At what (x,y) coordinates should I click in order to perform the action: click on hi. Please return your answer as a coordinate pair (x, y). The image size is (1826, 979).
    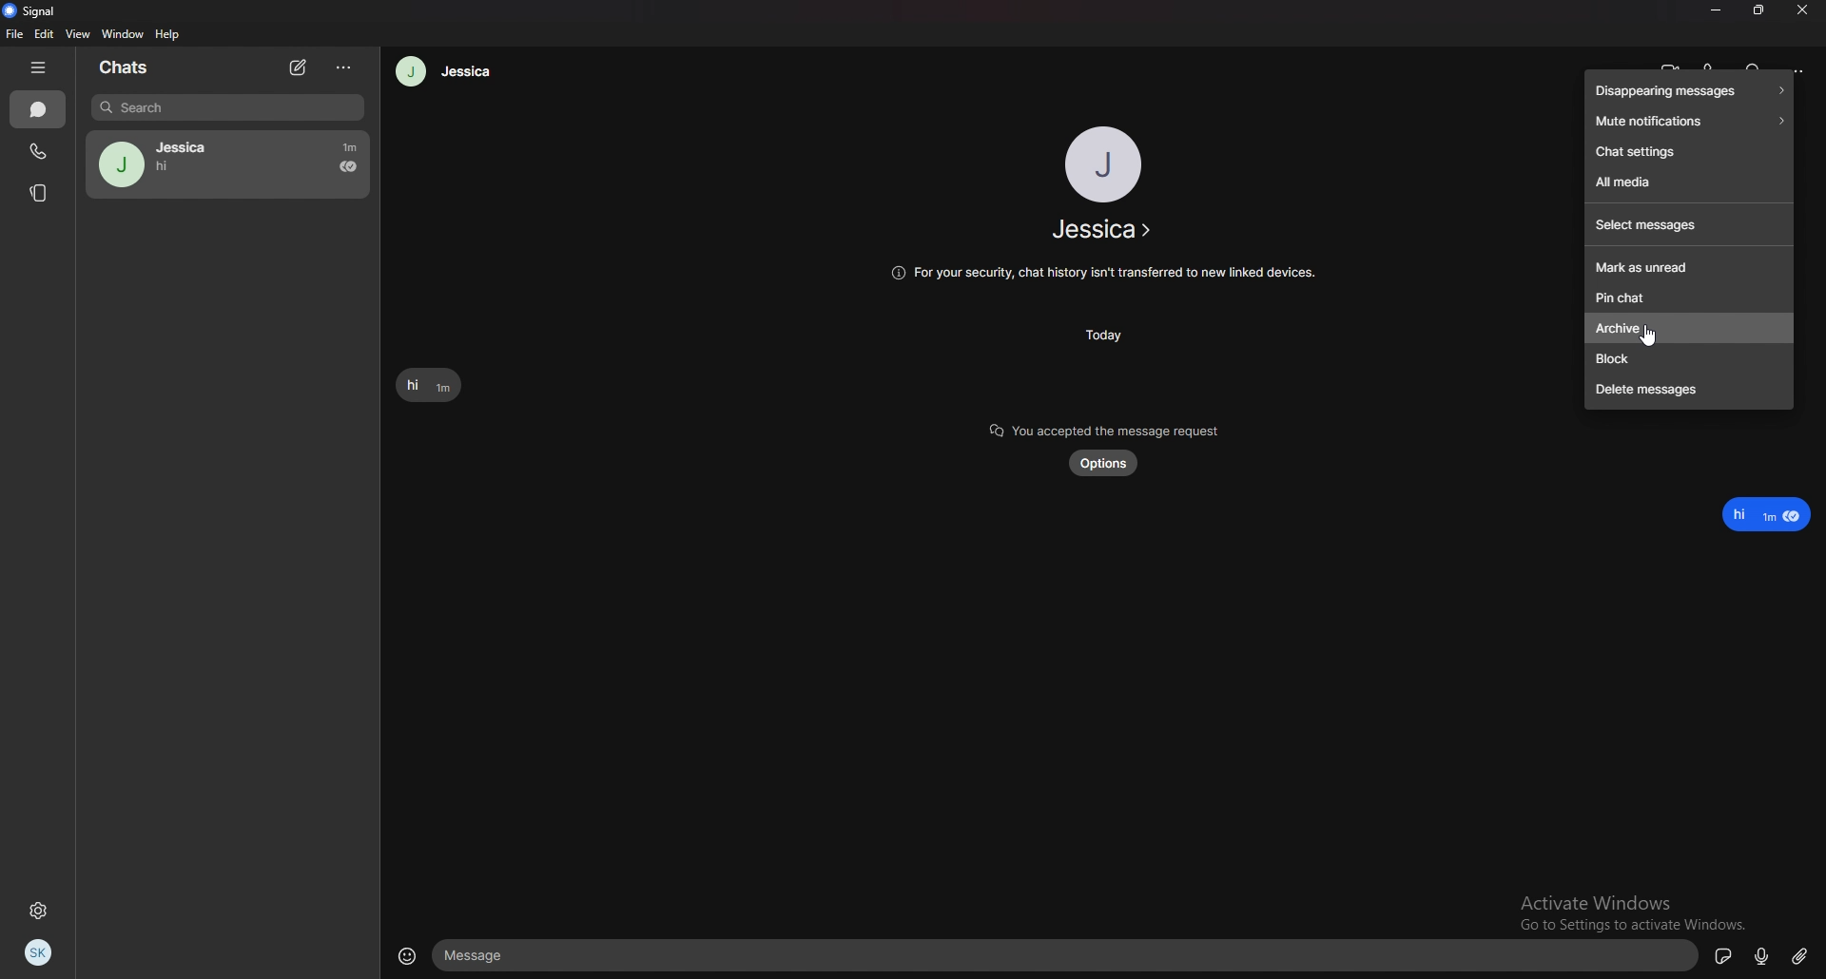
    Looking at the image, I should click on (427, 386).